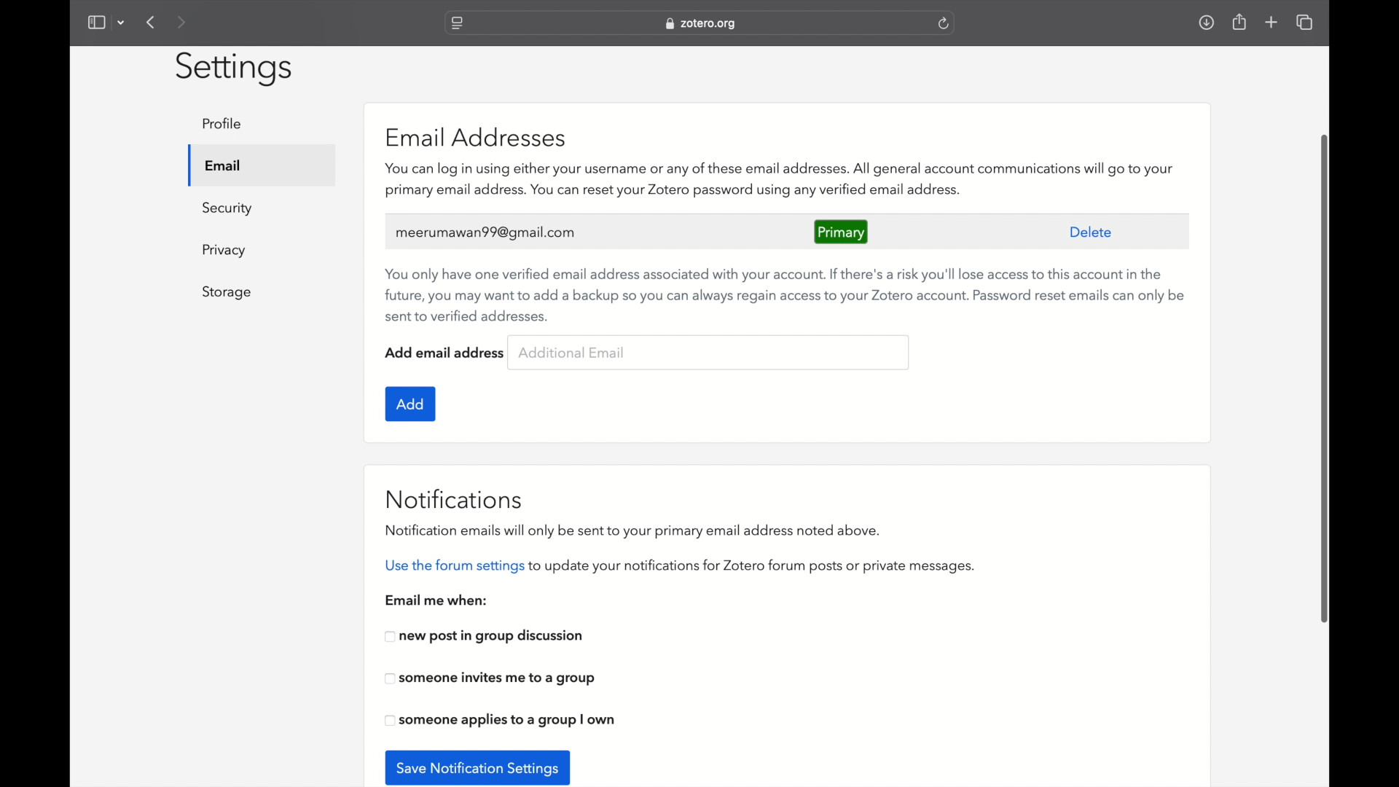 Image resolution: width=1399 pixels, height=787 pixels. I want to click on previous, so click(152, 23).